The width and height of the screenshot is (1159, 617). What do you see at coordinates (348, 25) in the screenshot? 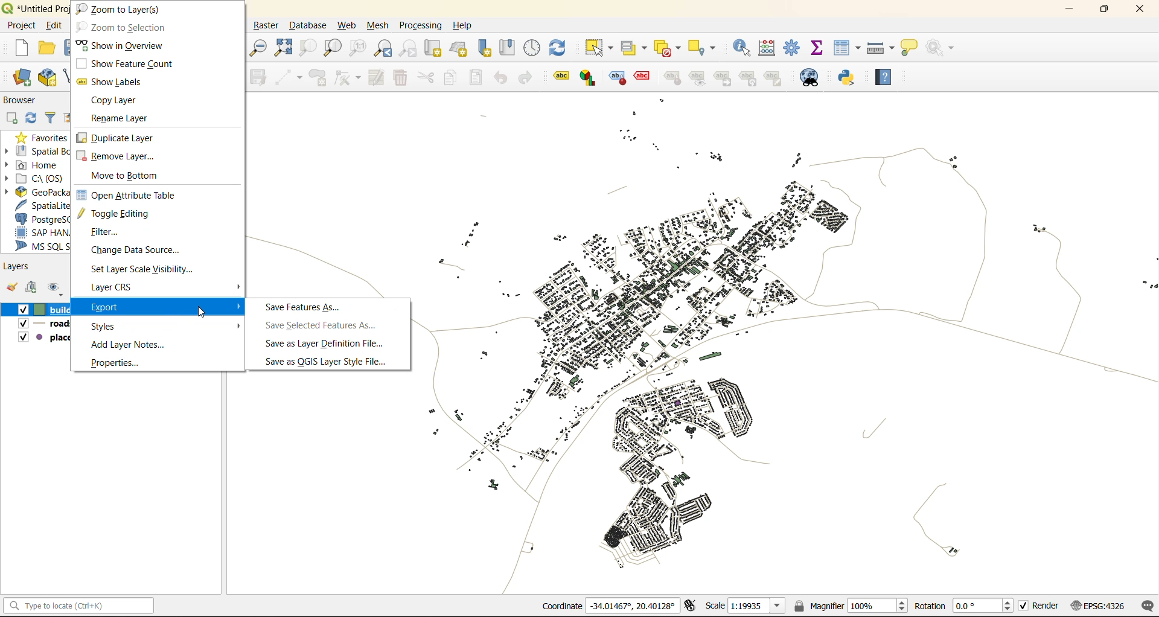
I see `web` at bounding box center [348, 25].